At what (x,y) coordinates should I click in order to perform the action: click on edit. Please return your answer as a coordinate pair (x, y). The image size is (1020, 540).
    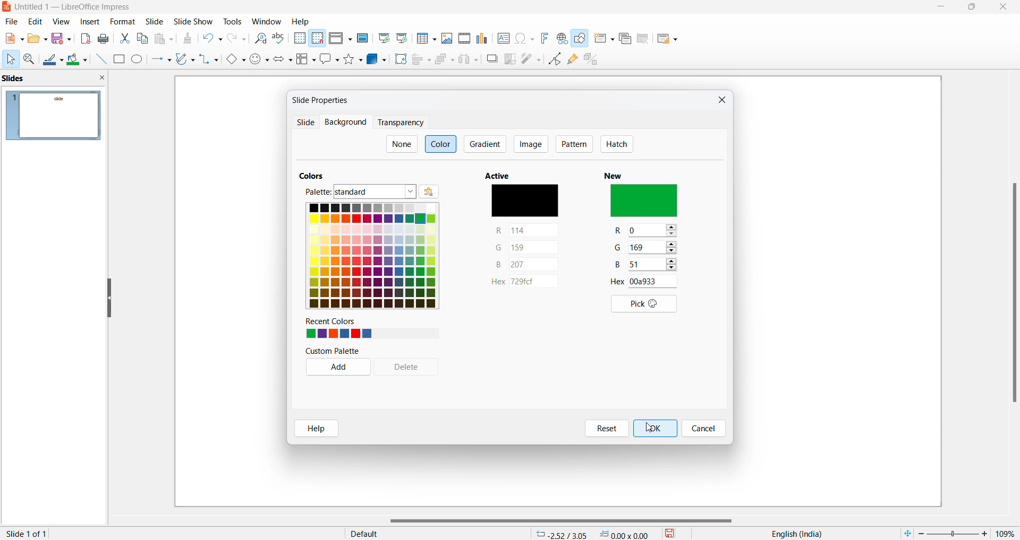
    Looking at the image, I should click on (36, 22).